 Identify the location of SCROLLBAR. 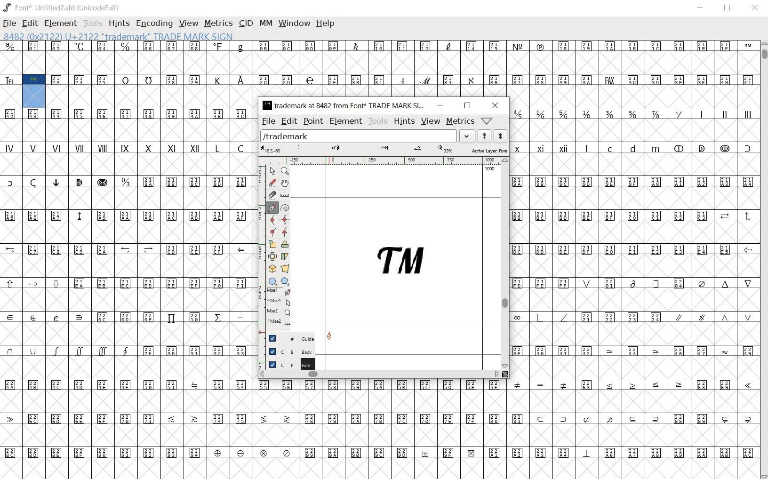
(763, 260).